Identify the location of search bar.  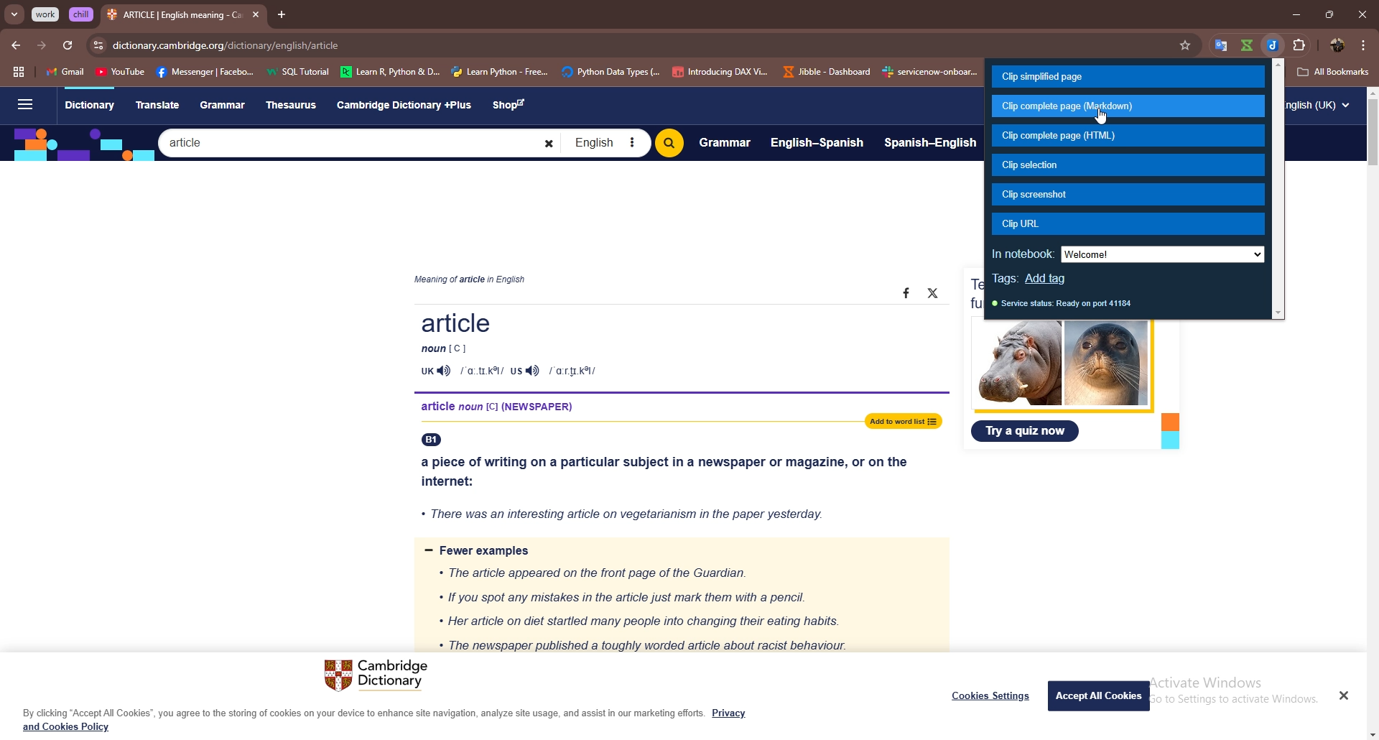
(656, 45).